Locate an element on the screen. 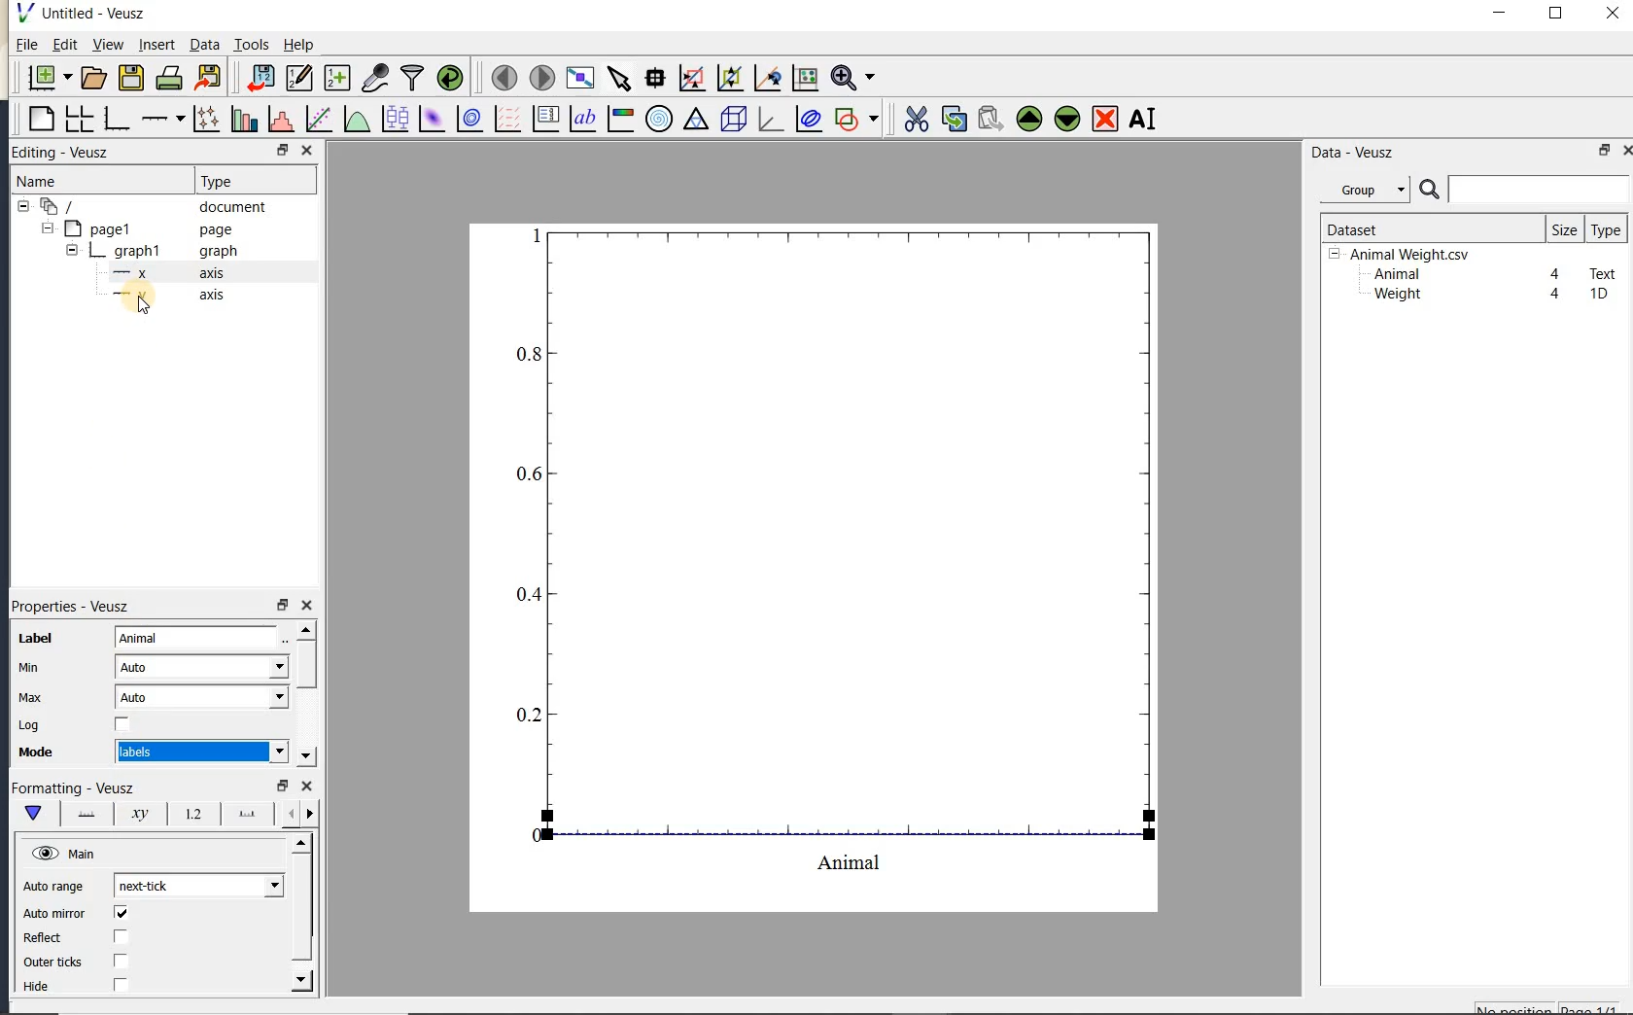 This screenshot has width=1633, height=1015. Auto mirror is located at coordinates (52, 915).